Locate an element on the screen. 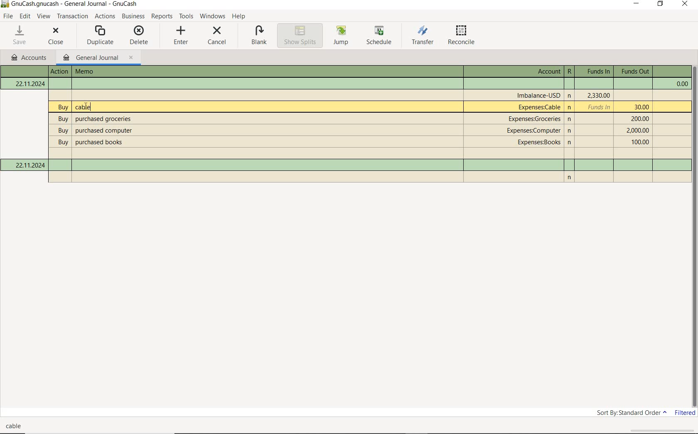 The height and width of the screenshot is (434, 698). typed memo is located at coordinates (83, 106).